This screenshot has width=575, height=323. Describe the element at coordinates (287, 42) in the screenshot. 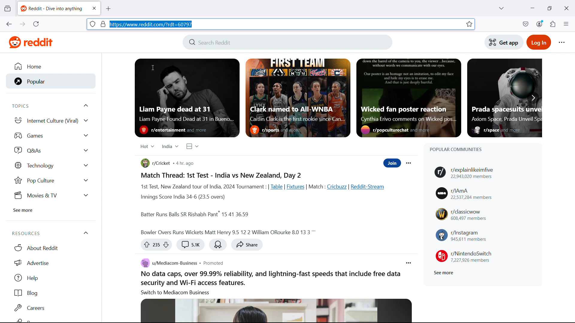

I see `Search Reddit` at that location.